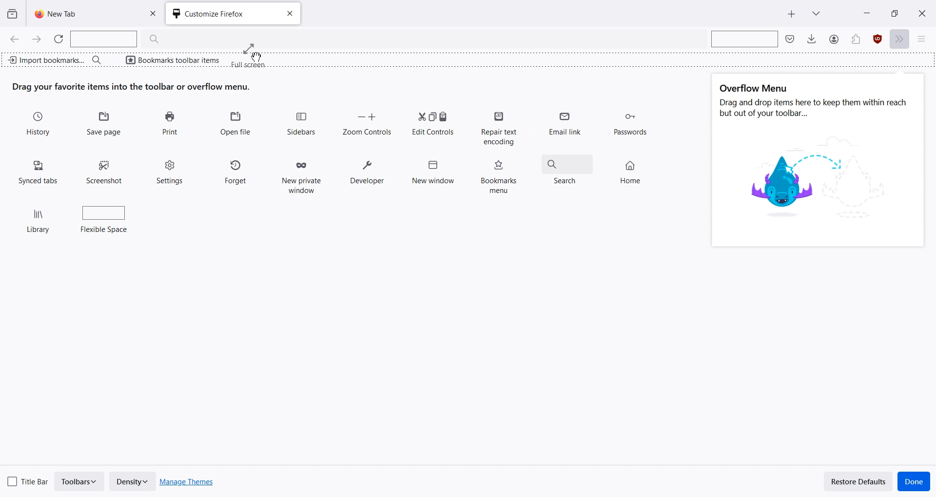 The image size is (936, 497). I want to click on Search bar, so click(743, 38).